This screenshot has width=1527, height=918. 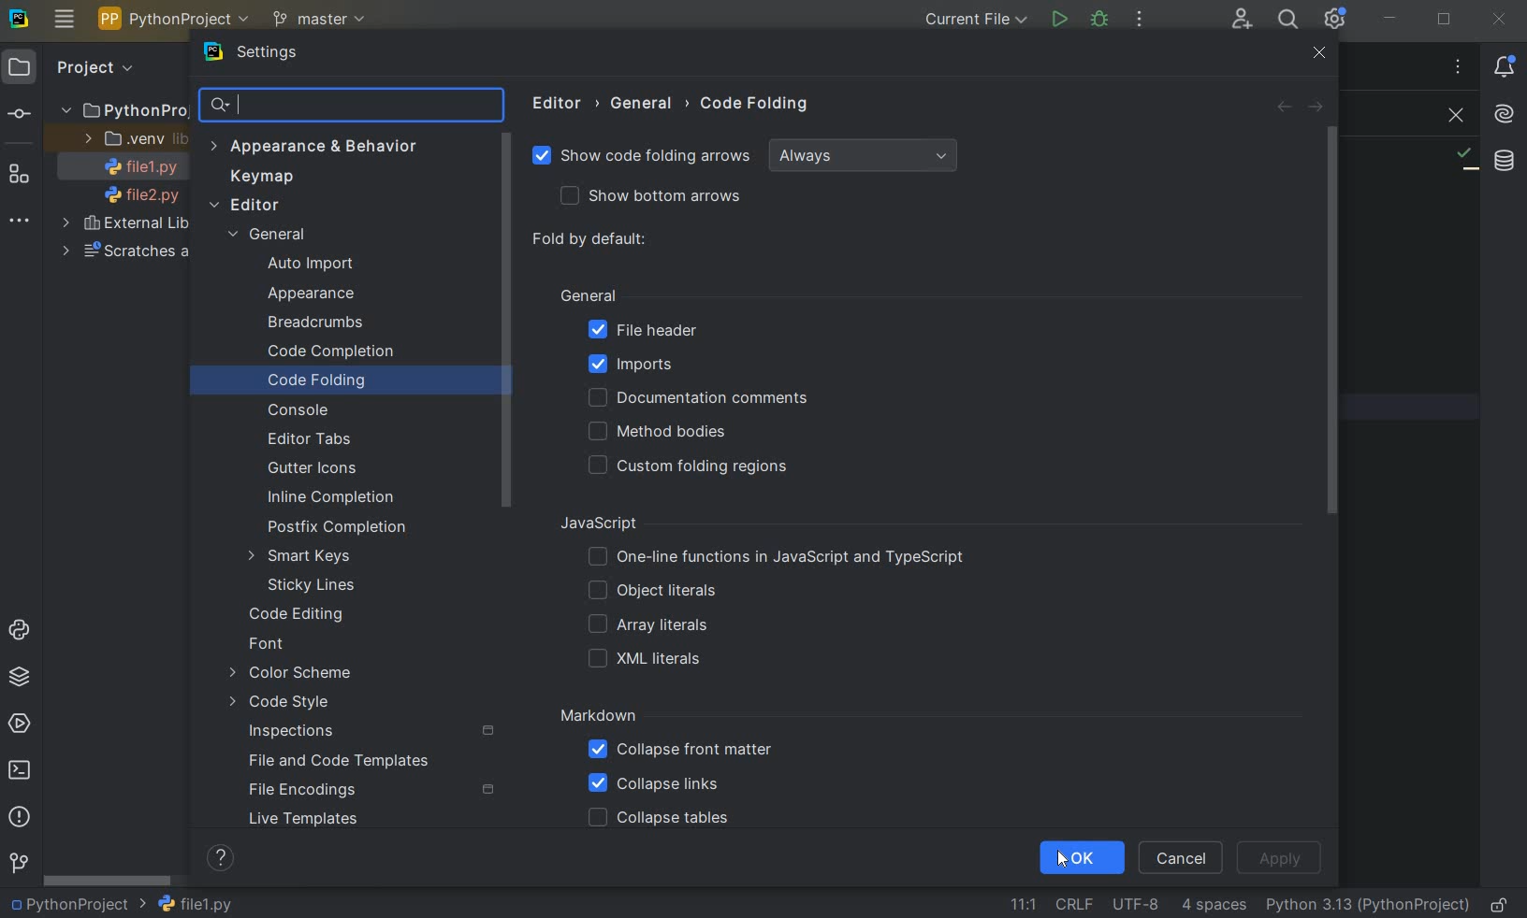 What do you see at coordinates (1283, 108) in the screenshot?
I see `BACK` at bounding box center [1283, 108].